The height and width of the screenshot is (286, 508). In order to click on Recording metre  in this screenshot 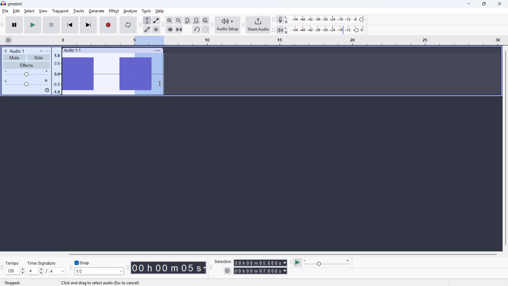, I will do `click(280, 20)`.